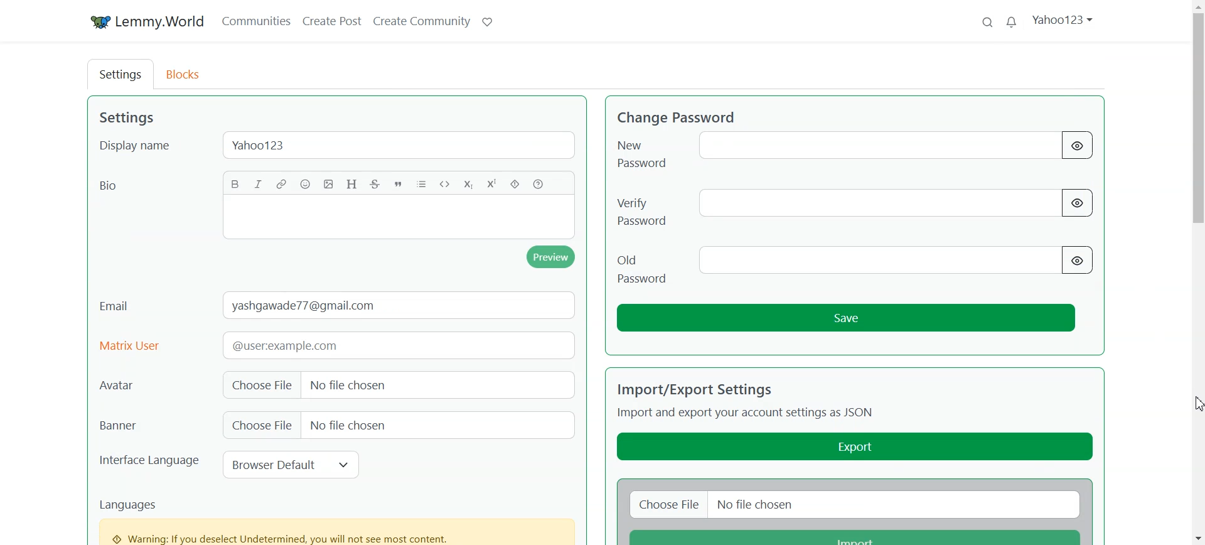 This screenshot has width=1205, height=545. Describe the element at coordinates (259, 385) in the screenshot. I see `Choose File` at that location.